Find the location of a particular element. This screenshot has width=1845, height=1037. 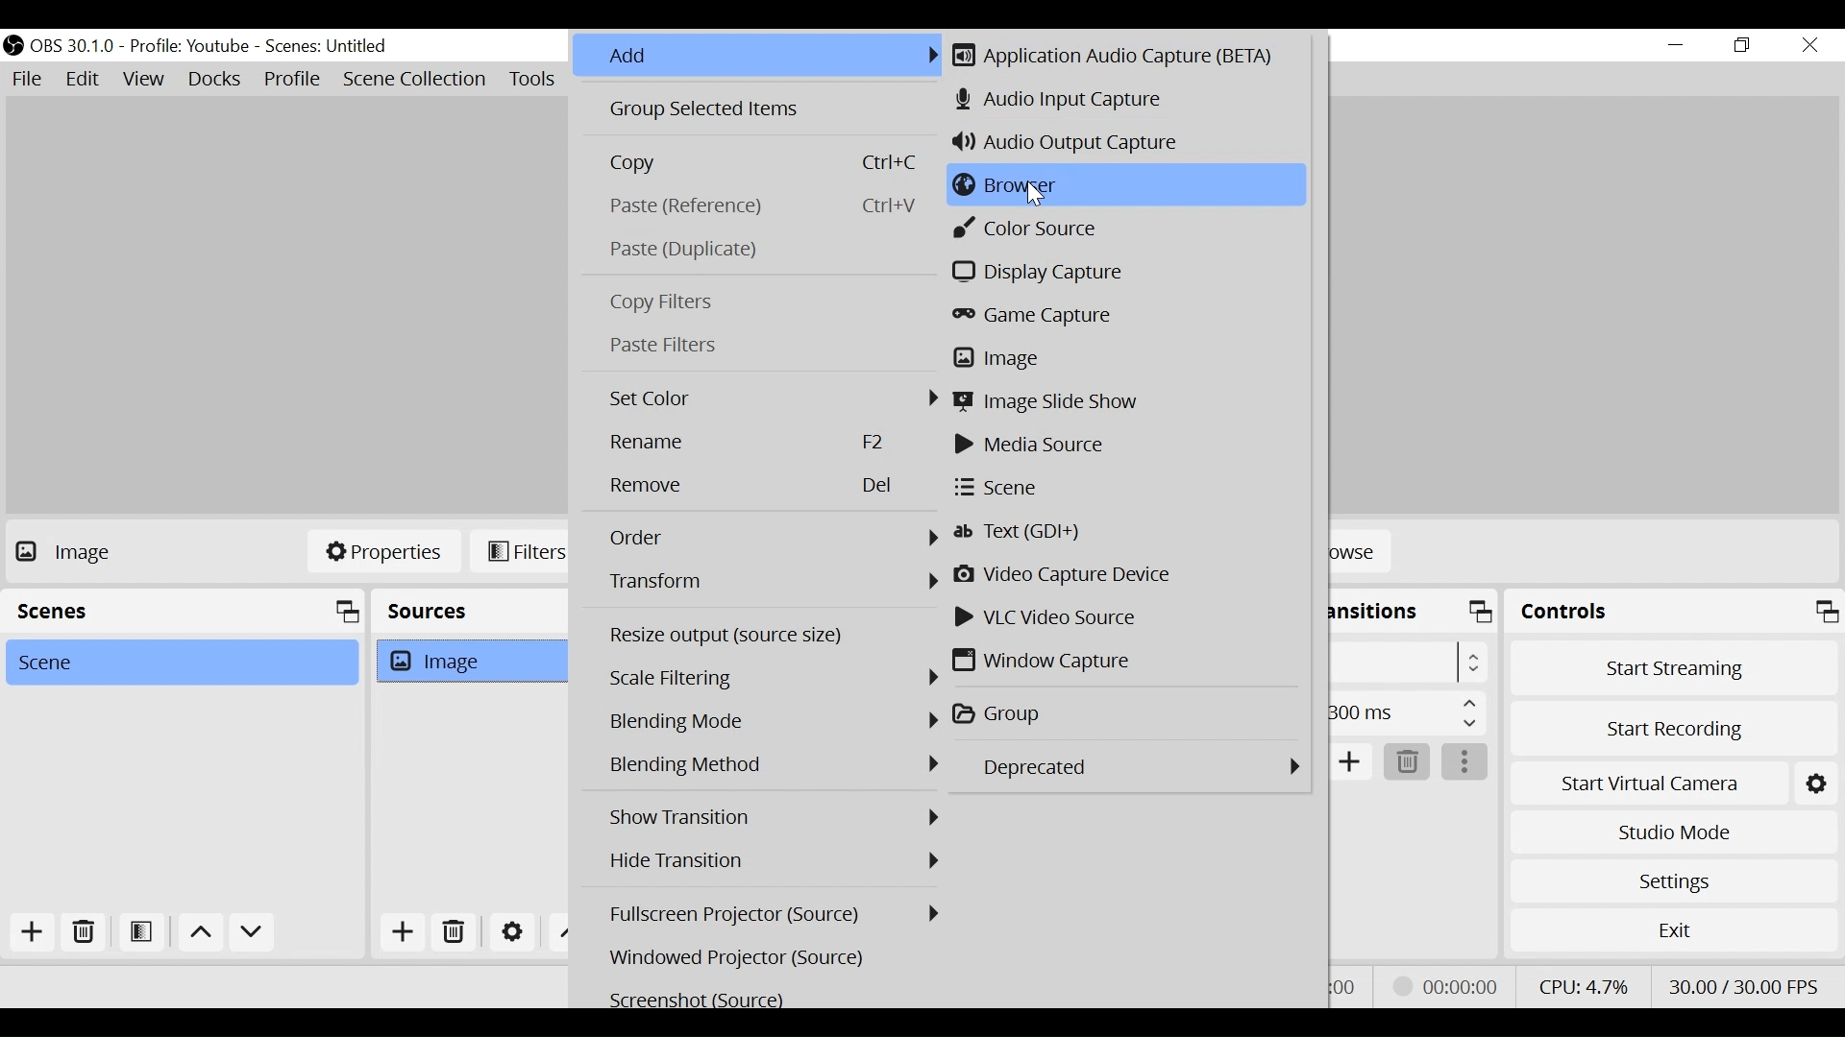

Docks is located at coordinates (214, 81).